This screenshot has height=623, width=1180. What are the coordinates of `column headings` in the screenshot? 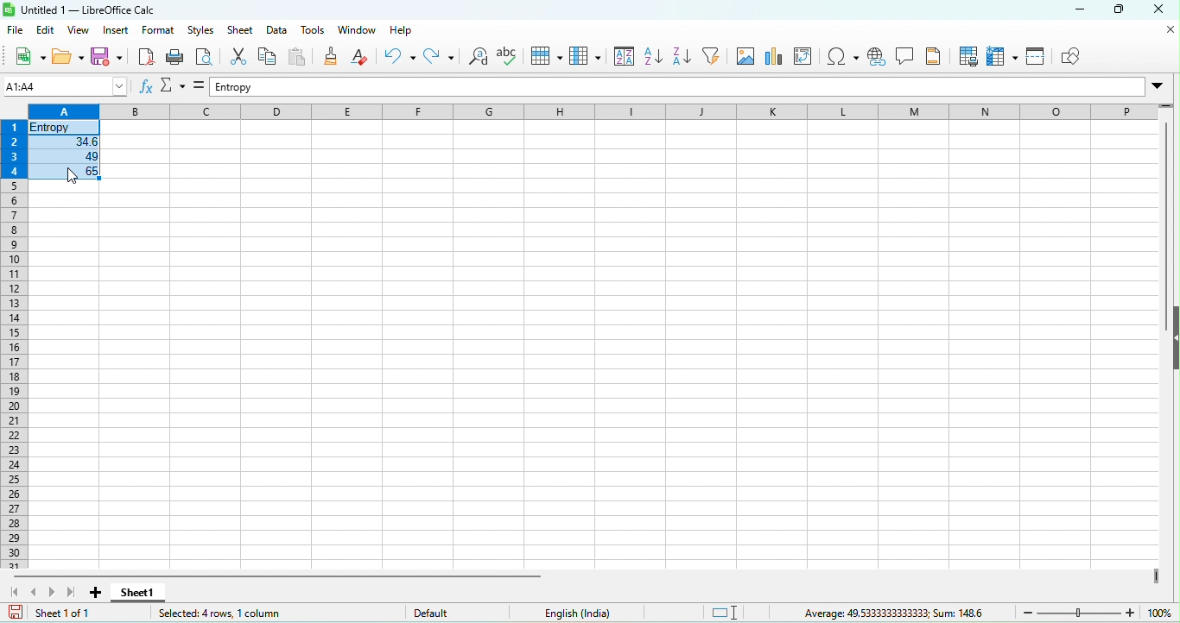 It's located at (593, 112).